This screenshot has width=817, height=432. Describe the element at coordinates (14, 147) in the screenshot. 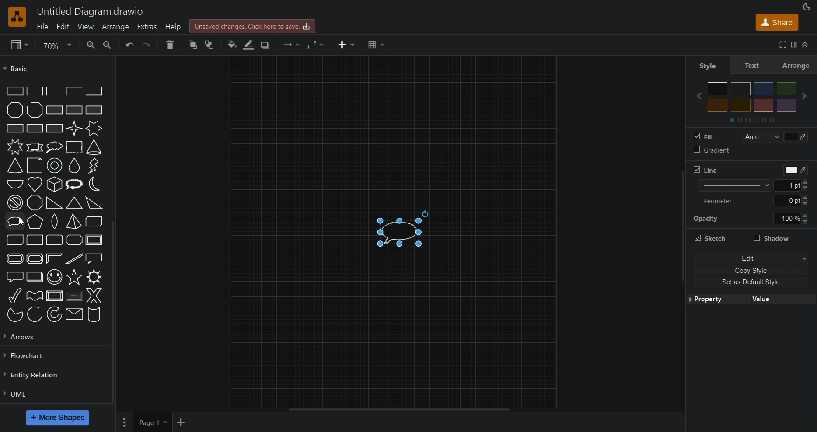

I see `8 Point Star` at that location.